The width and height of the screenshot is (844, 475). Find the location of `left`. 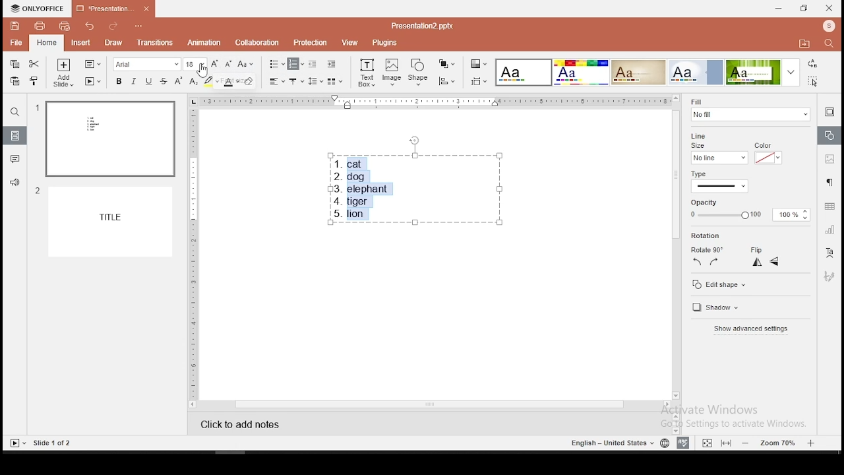

left is located at coordinates (696, 263).